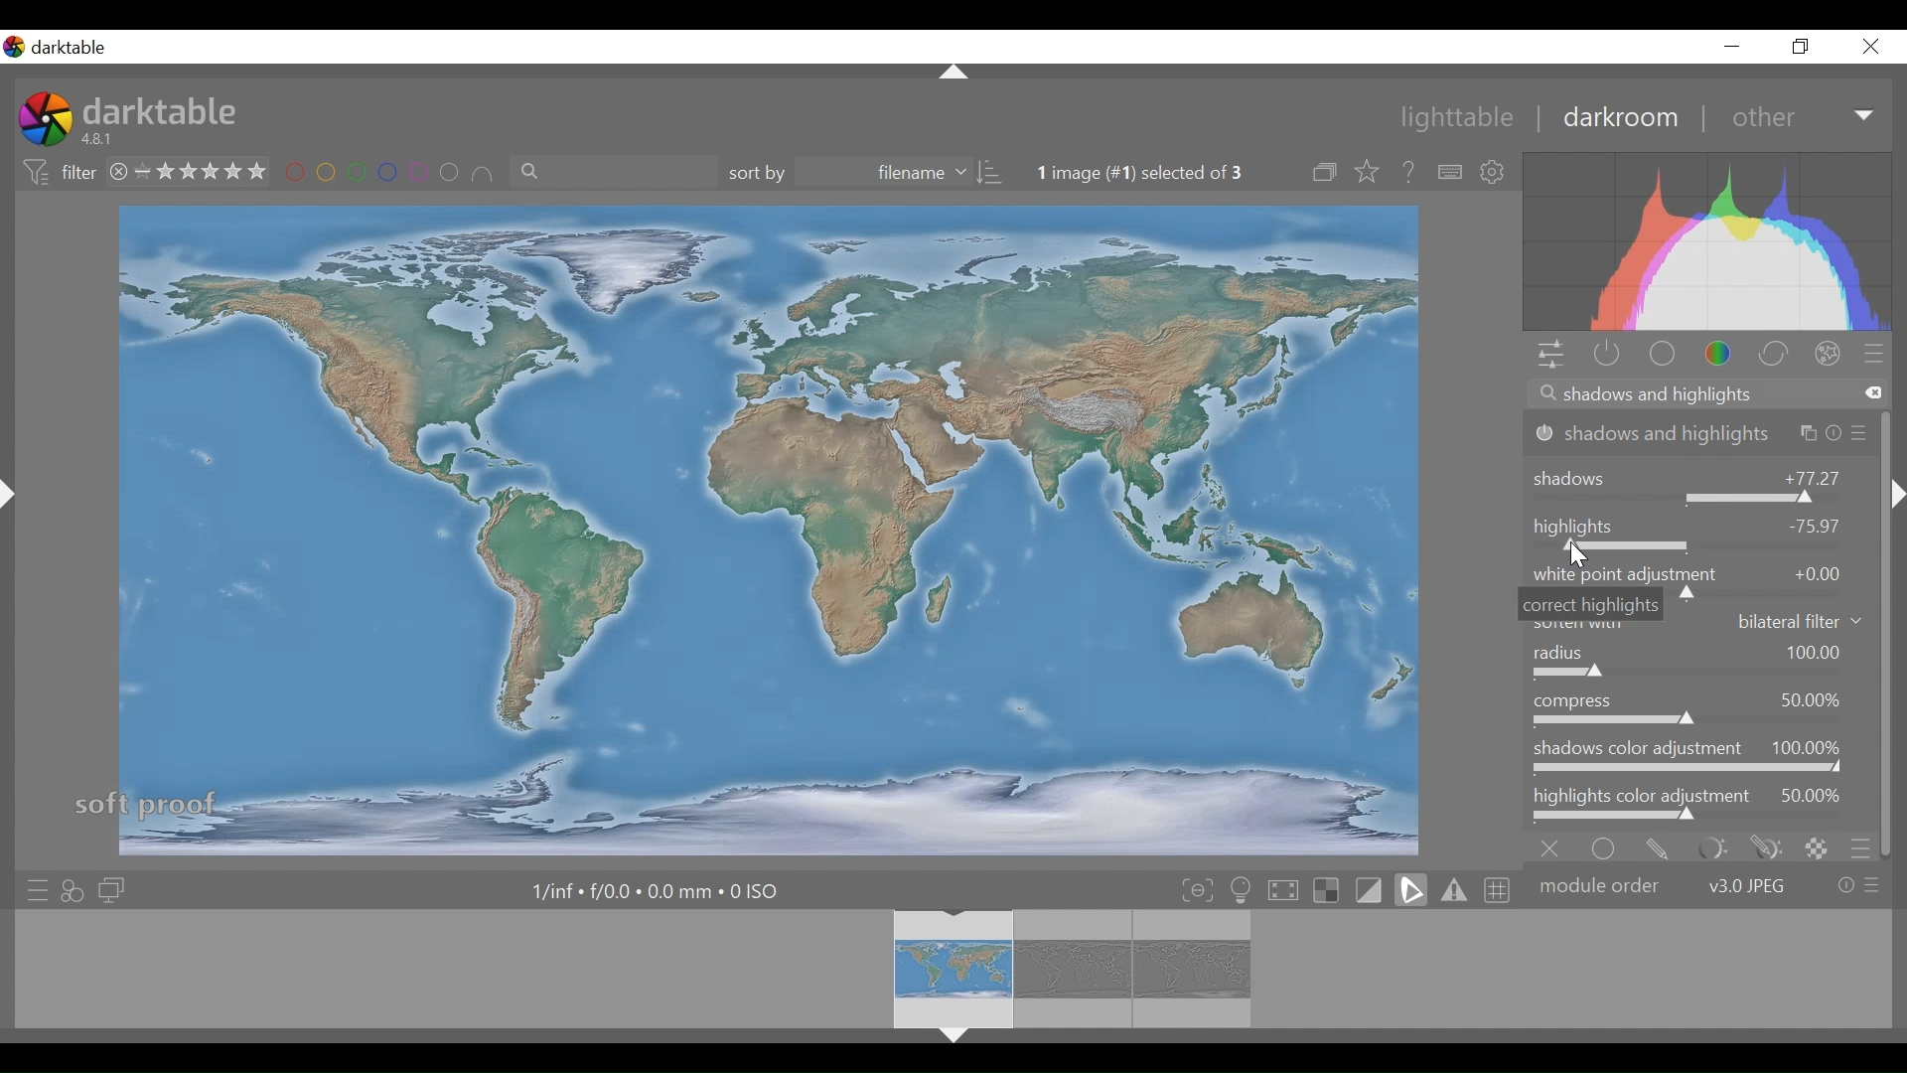  Describe the element at coordinates (1327, 173) in the screenshot. I see `collapse grouped image` at that location.